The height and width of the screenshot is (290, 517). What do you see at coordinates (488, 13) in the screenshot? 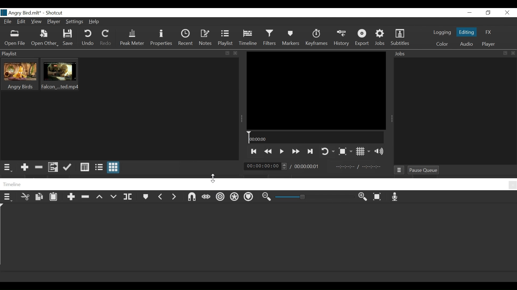
I see `Restore` at bounding box center [488, 13].